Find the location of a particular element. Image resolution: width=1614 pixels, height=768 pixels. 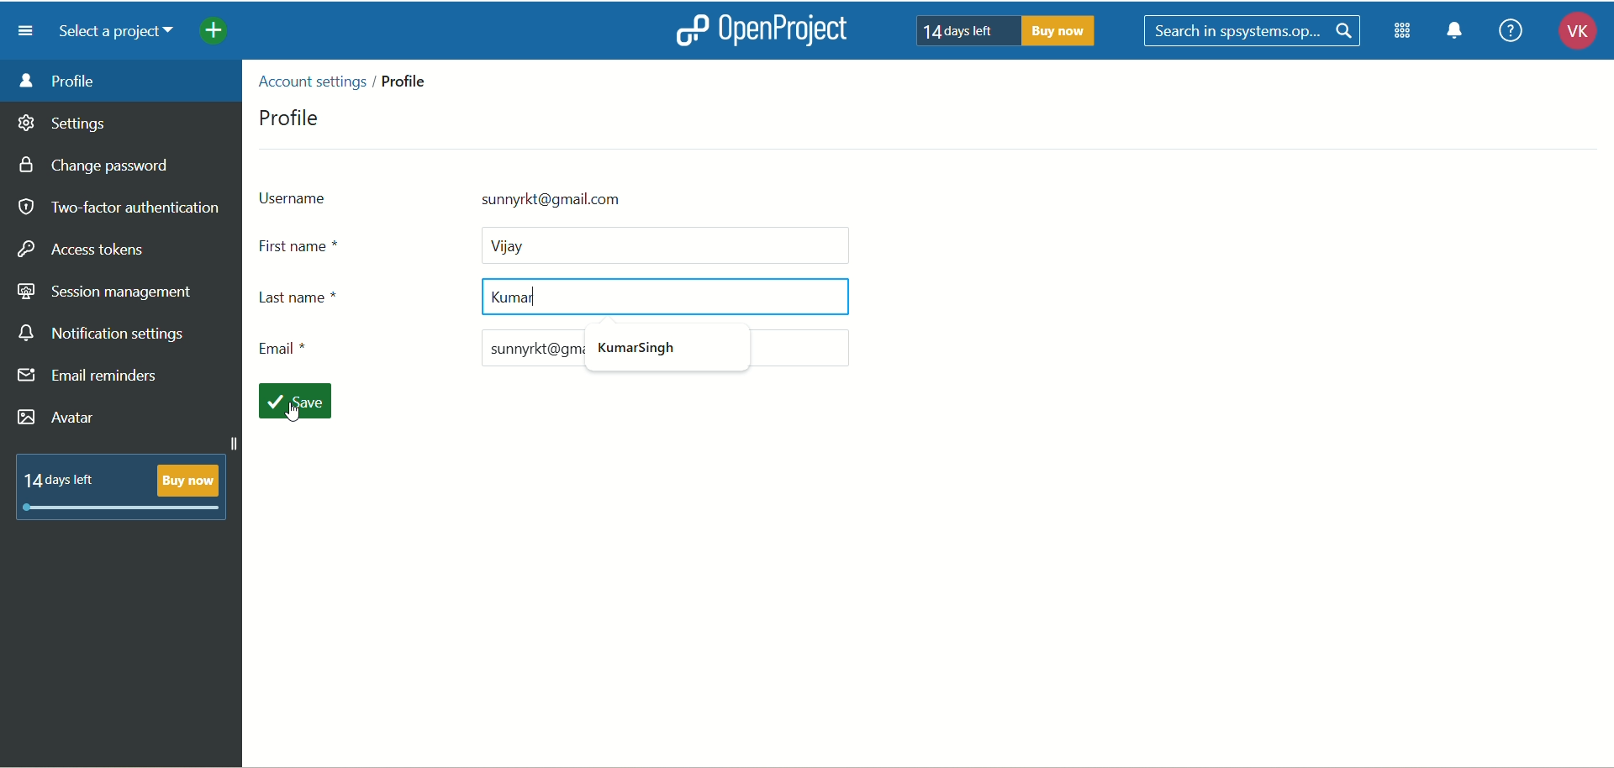

change password is located at coordinates (100, 167).